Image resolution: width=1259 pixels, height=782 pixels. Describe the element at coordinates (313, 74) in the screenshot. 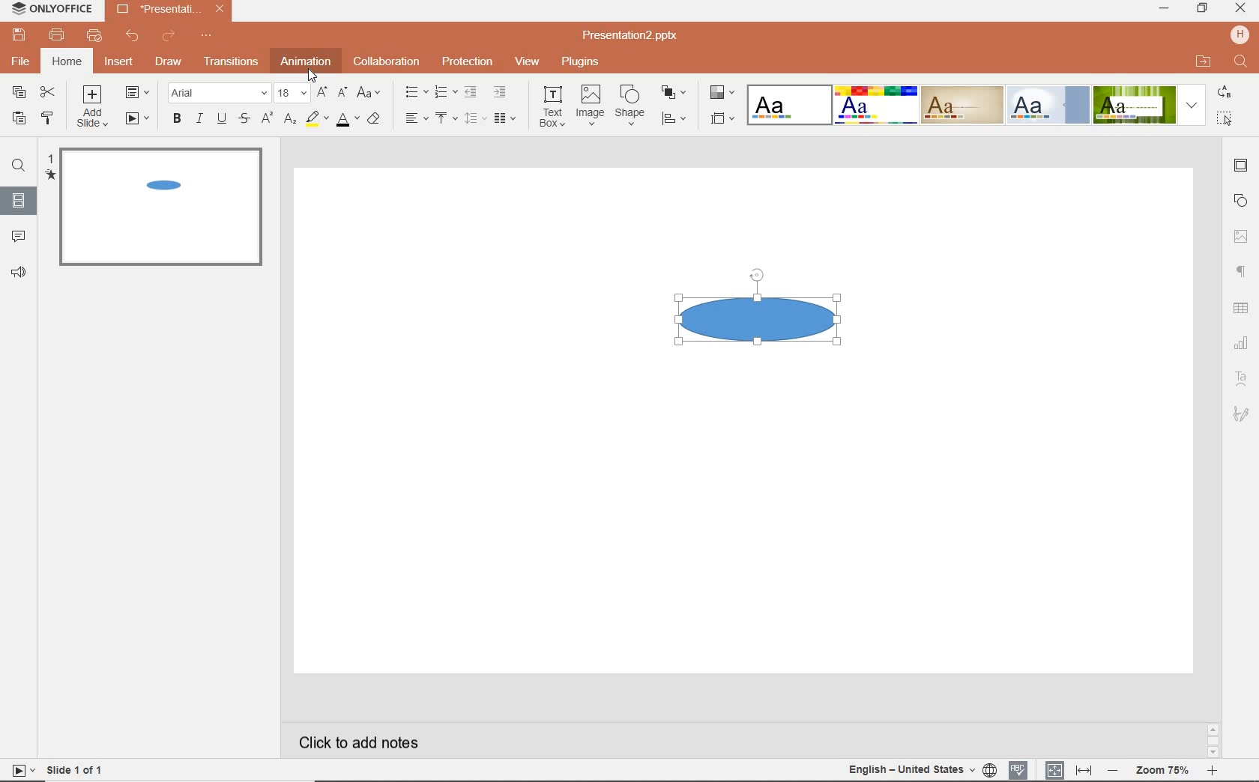

I see `cursor` at that location.